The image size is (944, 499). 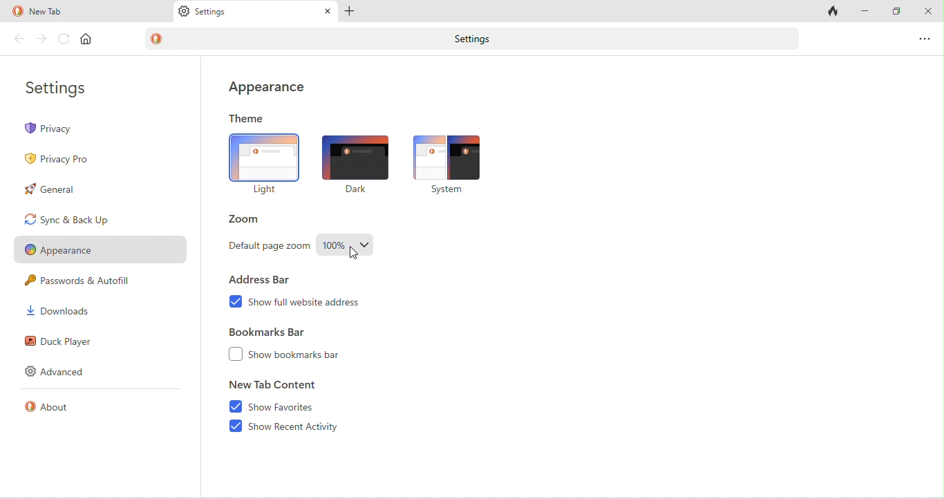 What do you see at coordinates (346, 247) in the screenshot?
I see `page zoom- 100%` at bounding box center [346, 247].